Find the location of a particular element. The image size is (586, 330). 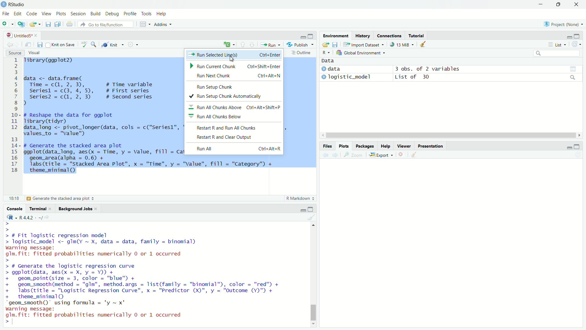

Presentation is located at coordinates (432, 146).